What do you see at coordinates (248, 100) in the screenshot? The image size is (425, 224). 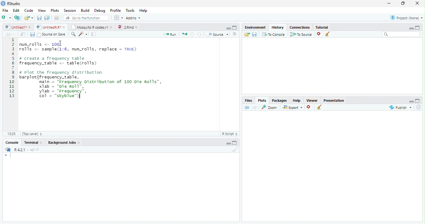 I see `Files` at bounding box center [248, 100].